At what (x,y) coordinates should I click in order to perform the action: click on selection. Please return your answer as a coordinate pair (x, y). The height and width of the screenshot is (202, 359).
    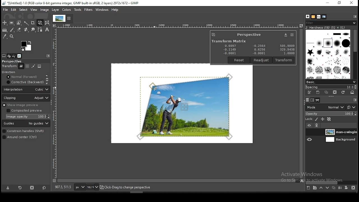
    Looking at the image, I should click on (34, 66).